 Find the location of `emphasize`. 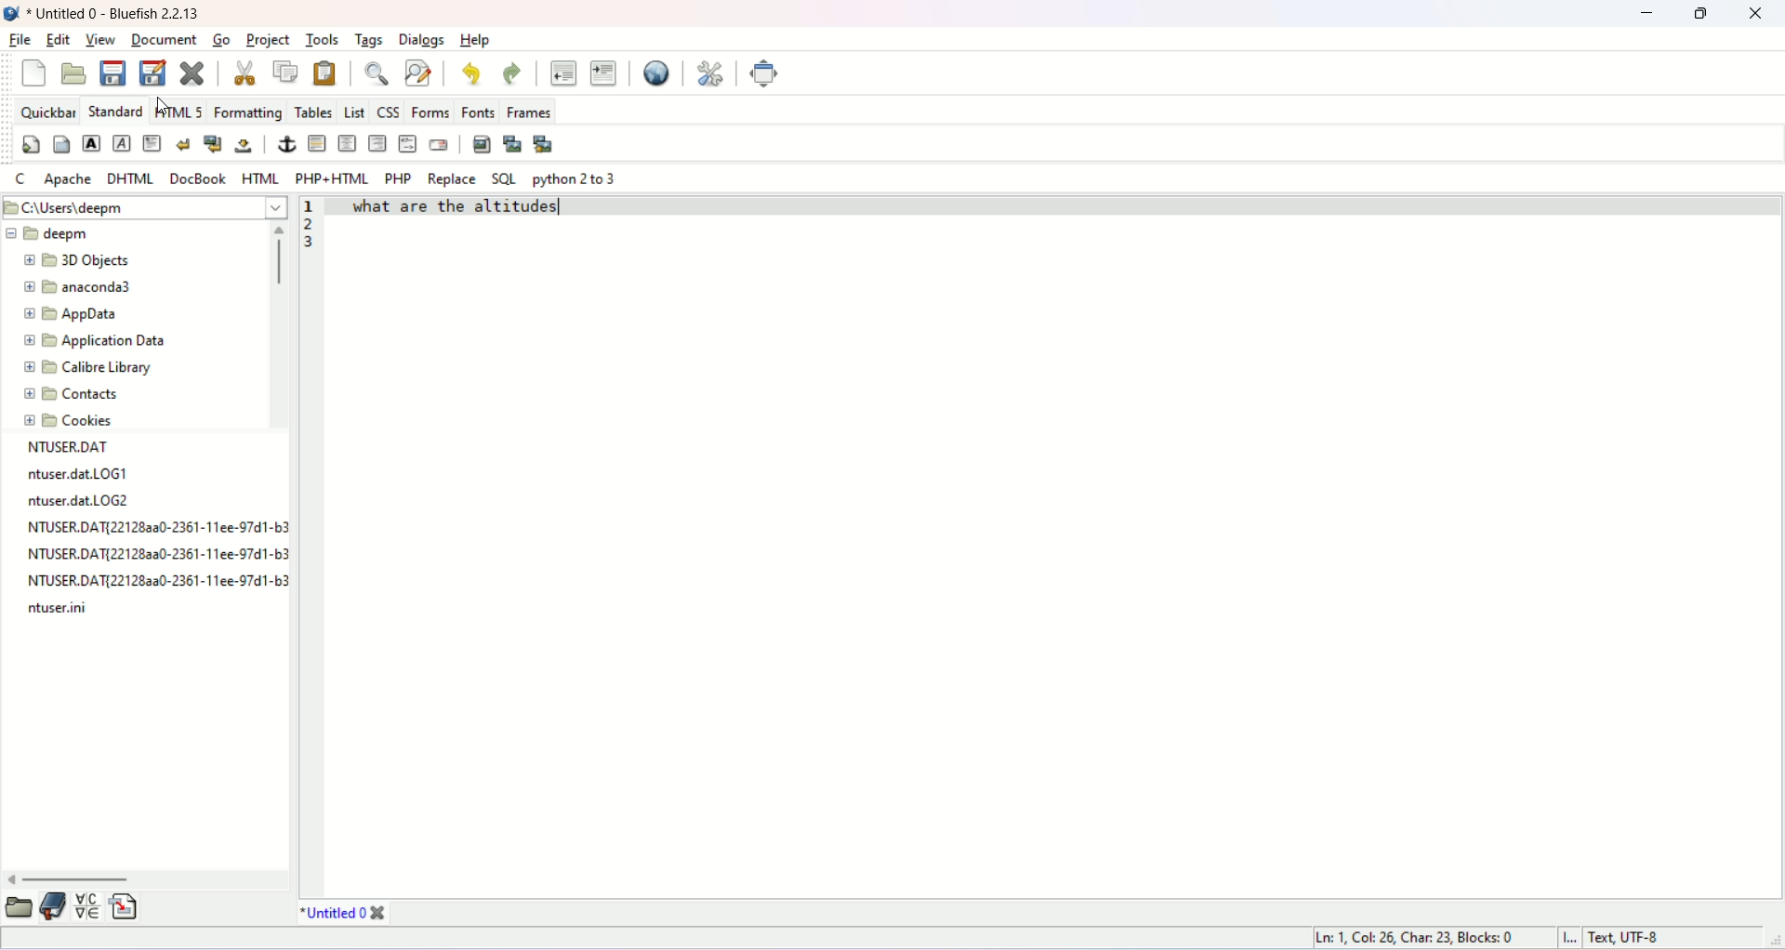

emphasize is located at coordinates (124, 143).